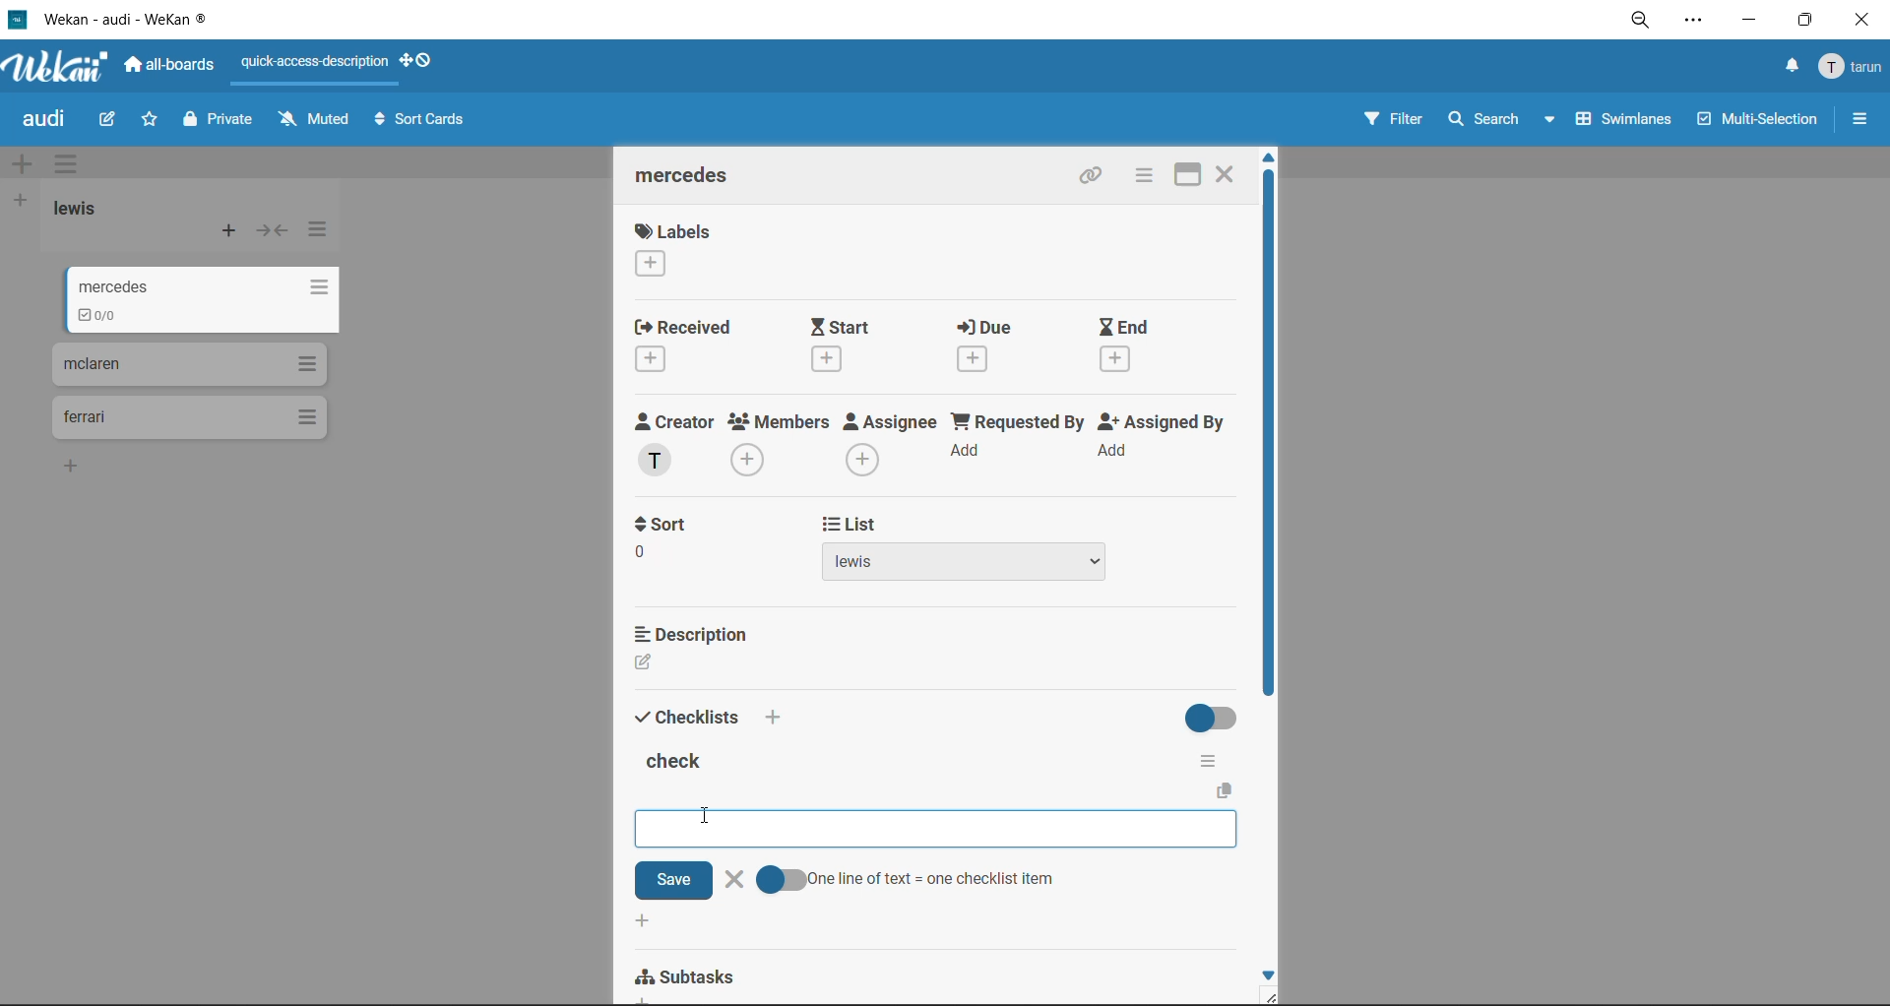  What do you see at coordinates (685, 347) in the screenshot?
I see `recieved` at bounding box center [685, 347].